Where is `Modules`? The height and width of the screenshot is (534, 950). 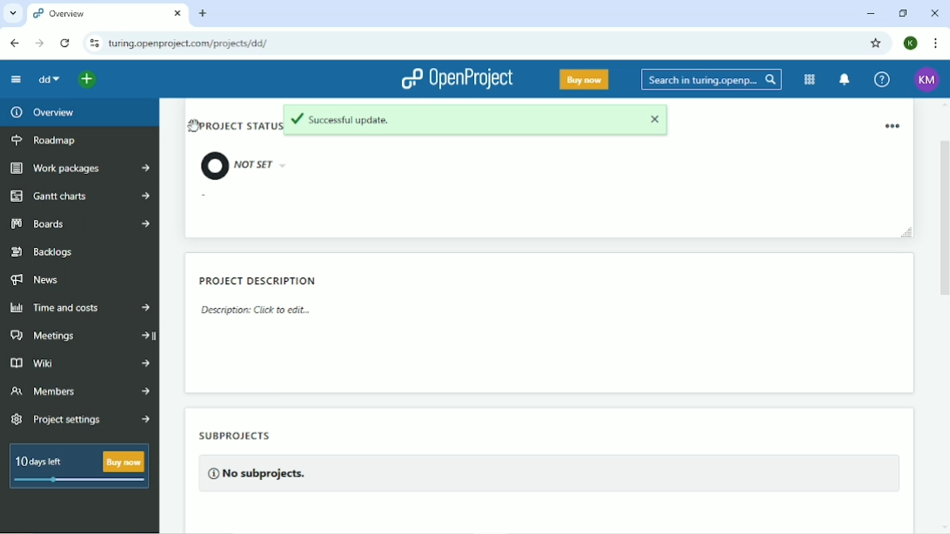 Modules is located at coordinates (810, 80).